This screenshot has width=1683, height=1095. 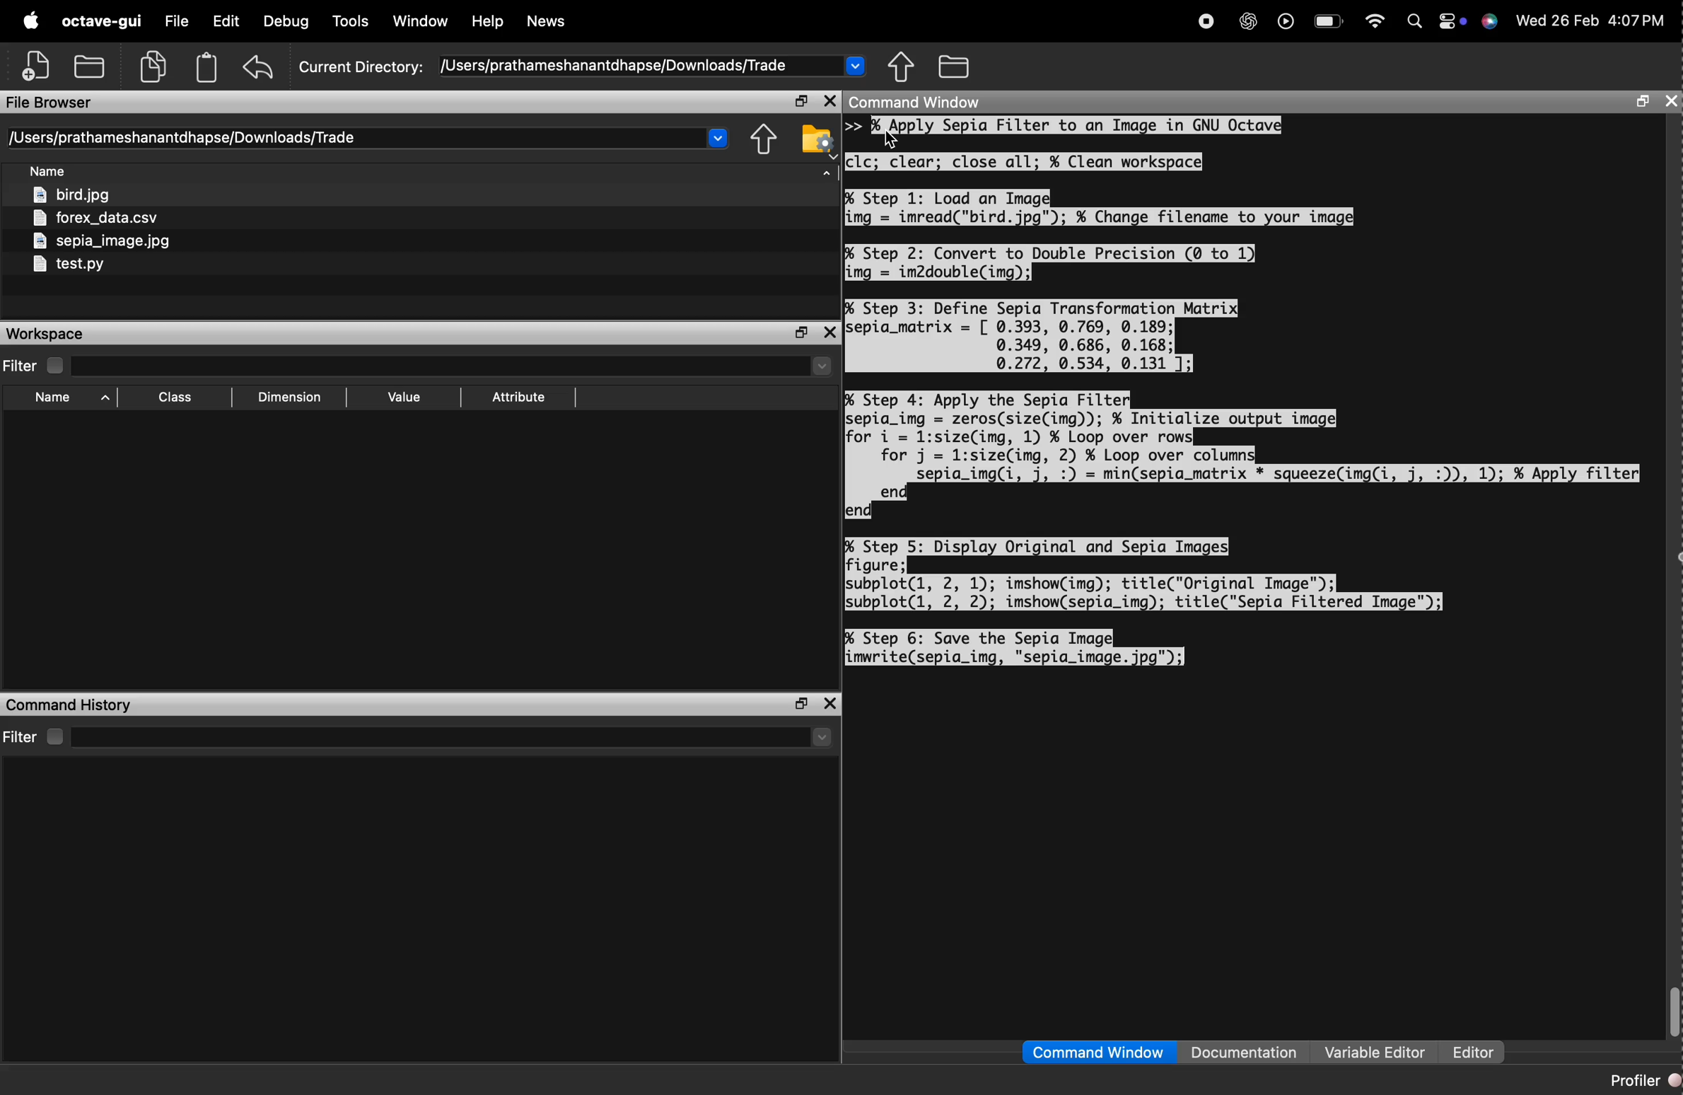 I want to click on Wed 26 Feb 4:07PM, so click(x=1588, y=22).